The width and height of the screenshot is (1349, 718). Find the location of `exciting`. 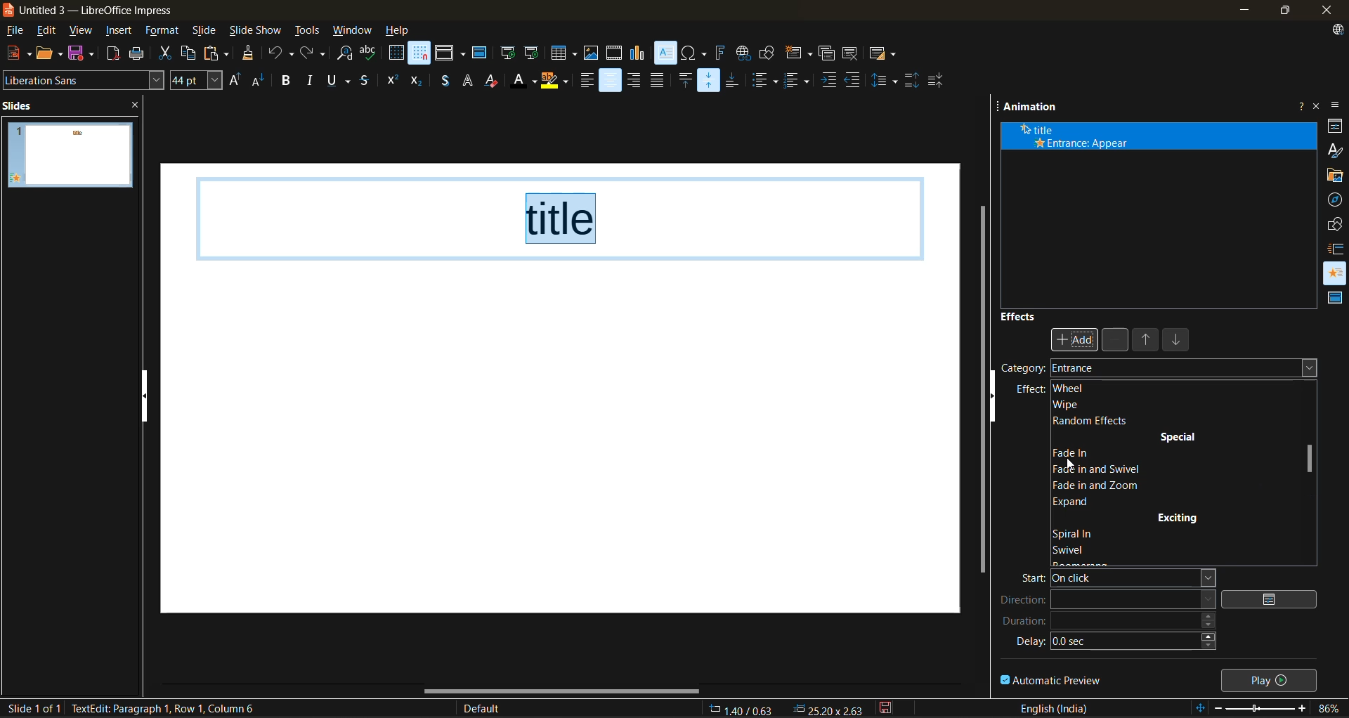

exciting is located at coordinates (1179, 516).